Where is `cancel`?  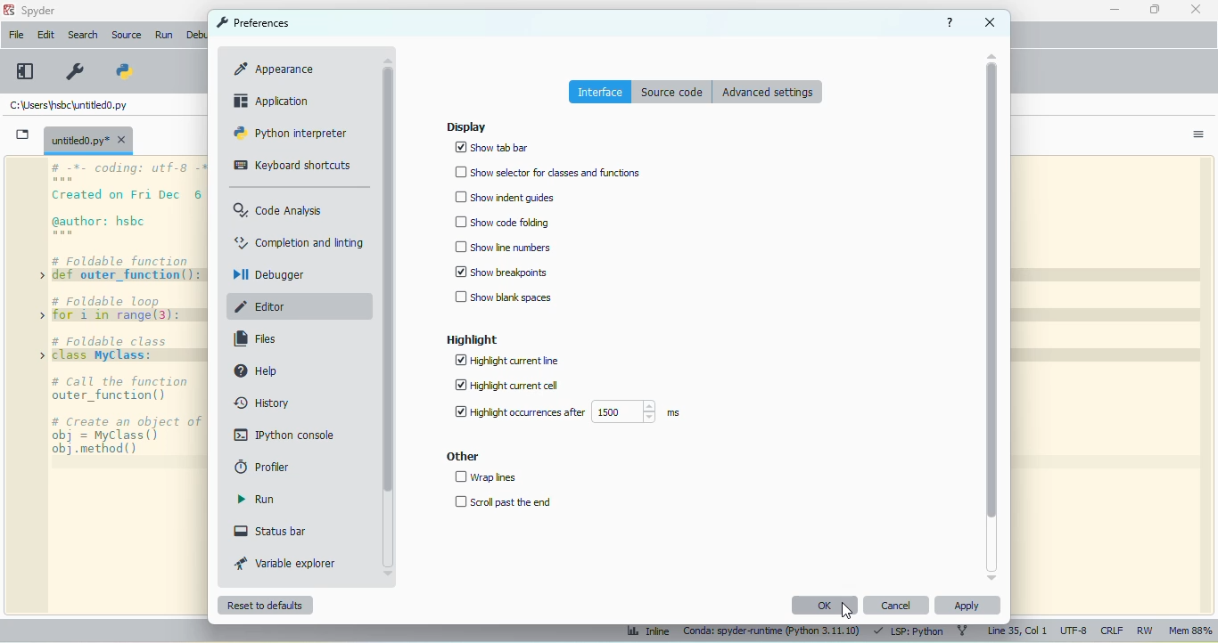 cancel is located at coordinates (897, 605).